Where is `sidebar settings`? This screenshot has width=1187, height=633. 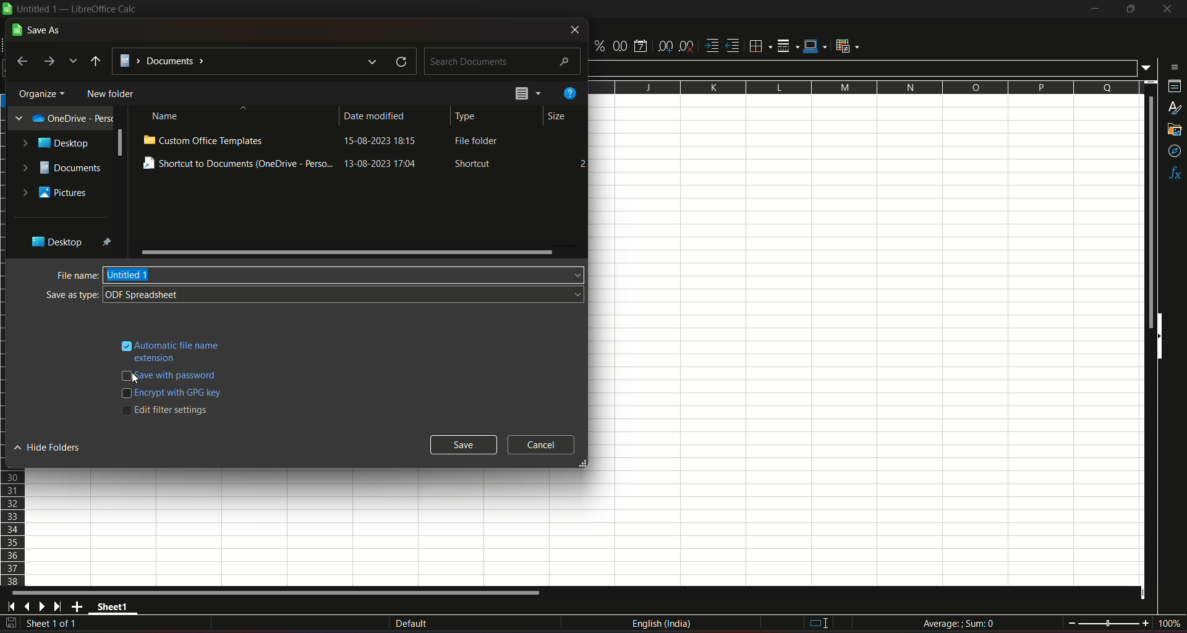 sidebar settings is located at coordinates (1172, 66).